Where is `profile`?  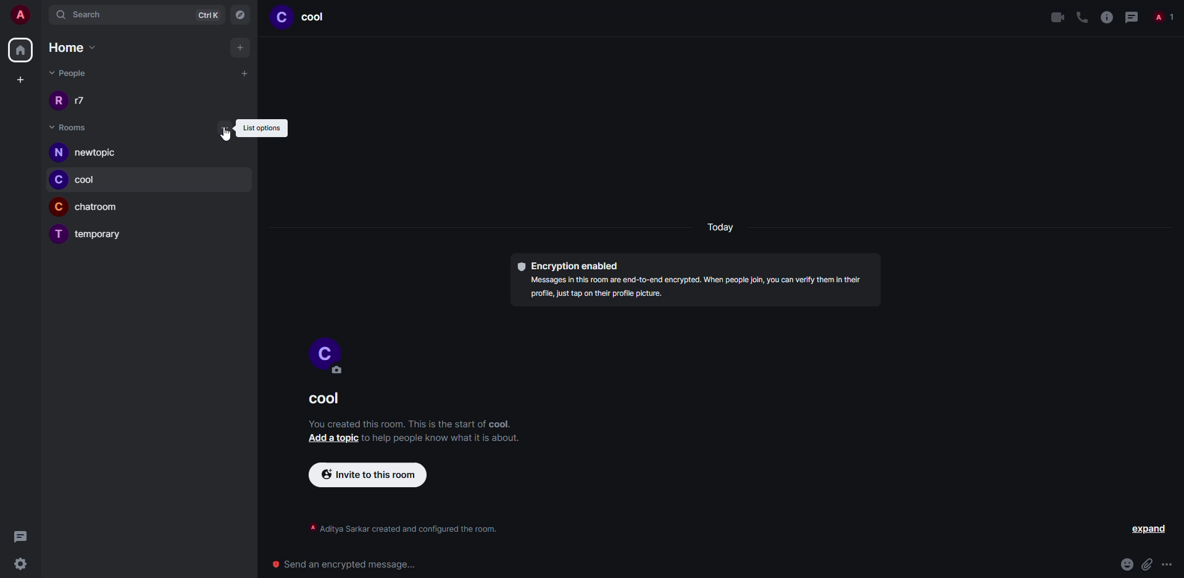 profile is located at coordinates (58, 207).